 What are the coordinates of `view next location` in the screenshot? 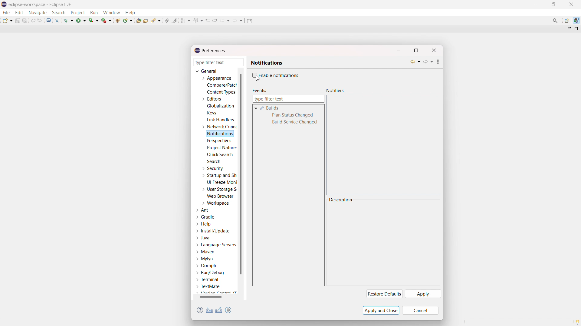 It's located at (215, 20).